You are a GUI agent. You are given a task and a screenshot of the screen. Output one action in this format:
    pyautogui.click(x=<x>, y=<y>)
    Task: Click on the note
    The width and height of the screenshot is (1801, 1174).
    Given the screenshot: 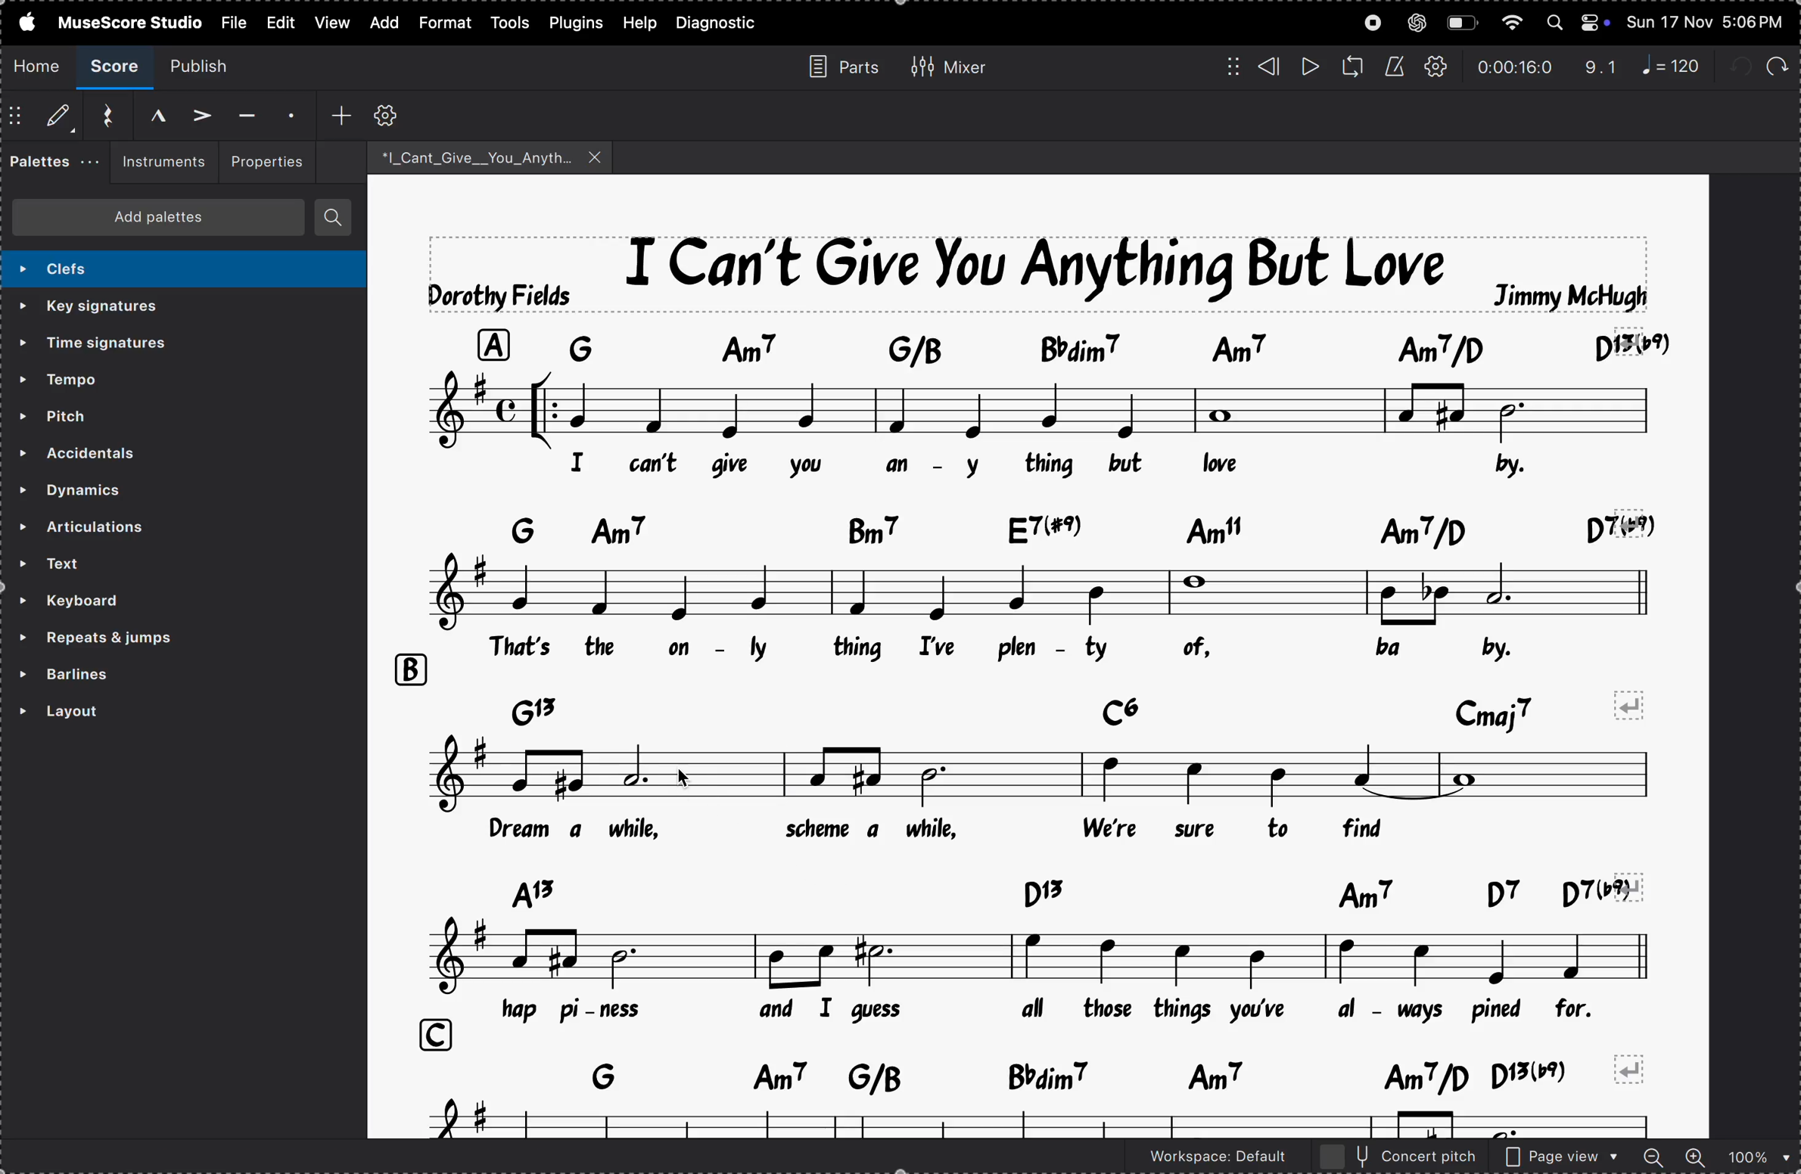 What is the action you would take?
    pyautogui.click(x=1678, y=65)
    